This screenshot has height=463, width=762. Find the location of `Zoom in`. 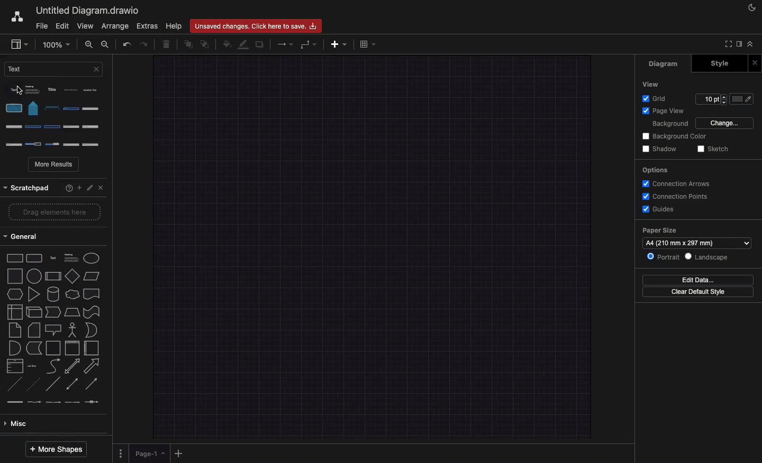

Zoom in is located at coordinates (89, 46).